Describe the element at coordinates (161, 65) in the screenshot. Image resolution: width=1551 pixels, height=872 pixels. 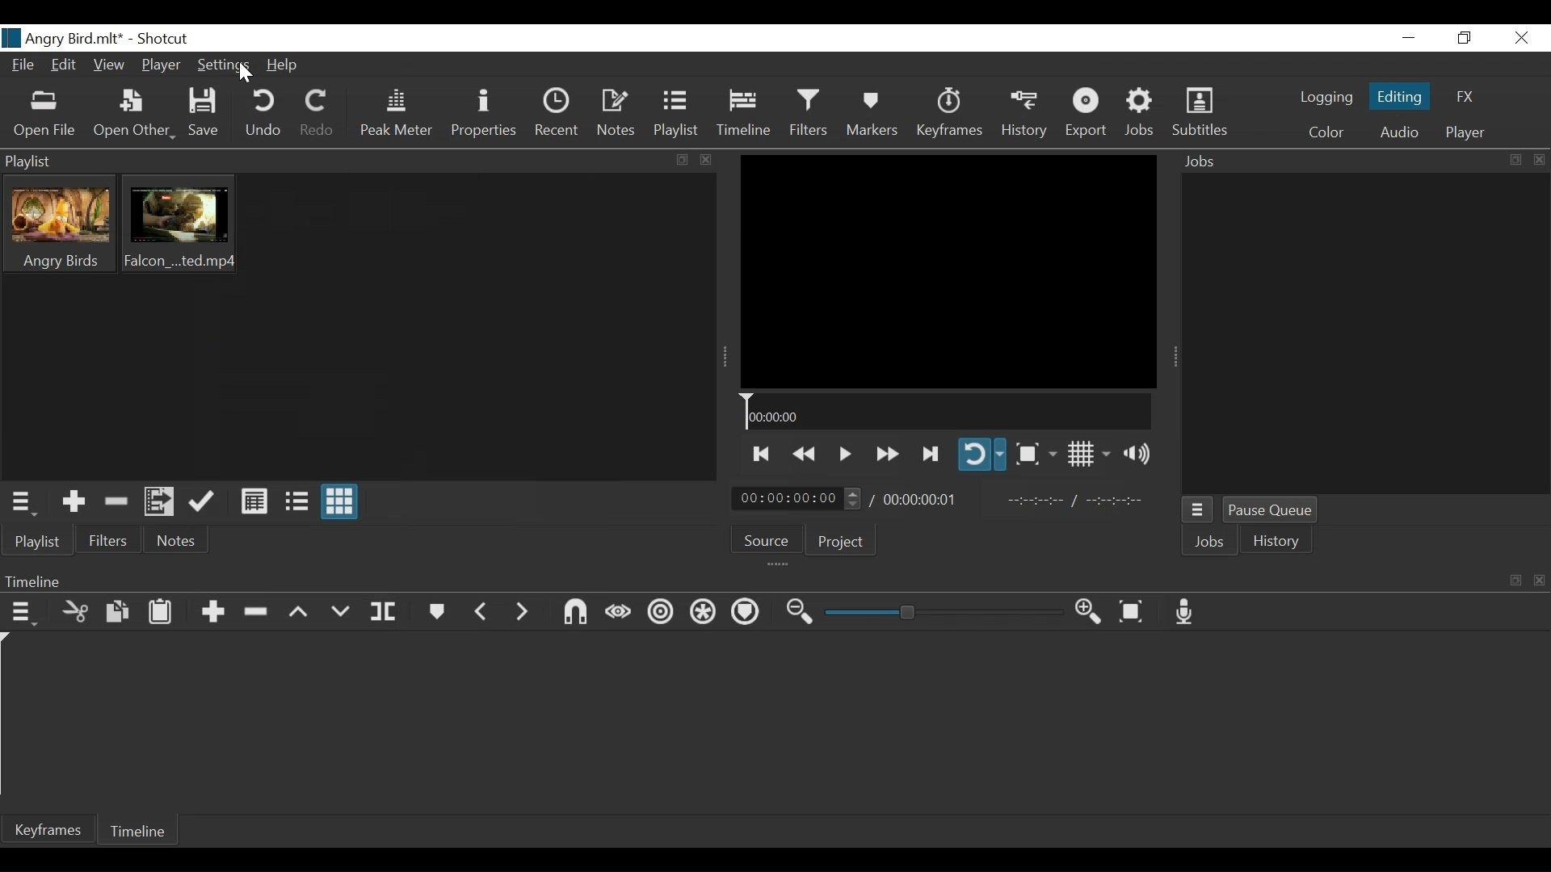
I see `Player` at that location.